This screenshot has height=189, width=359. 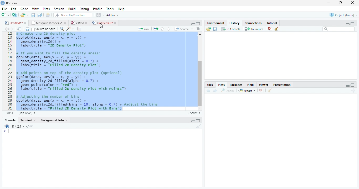 I want to click on UnttiedR Rr”, so click(x=102, y=23).